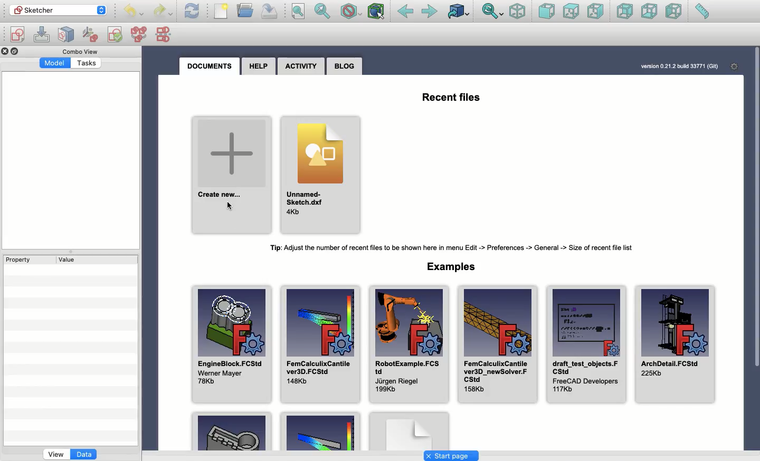  What do you see at coordinates (91, 34) in the screenshot?
I see `Reorient sketch` at bounding box center [91, 34].